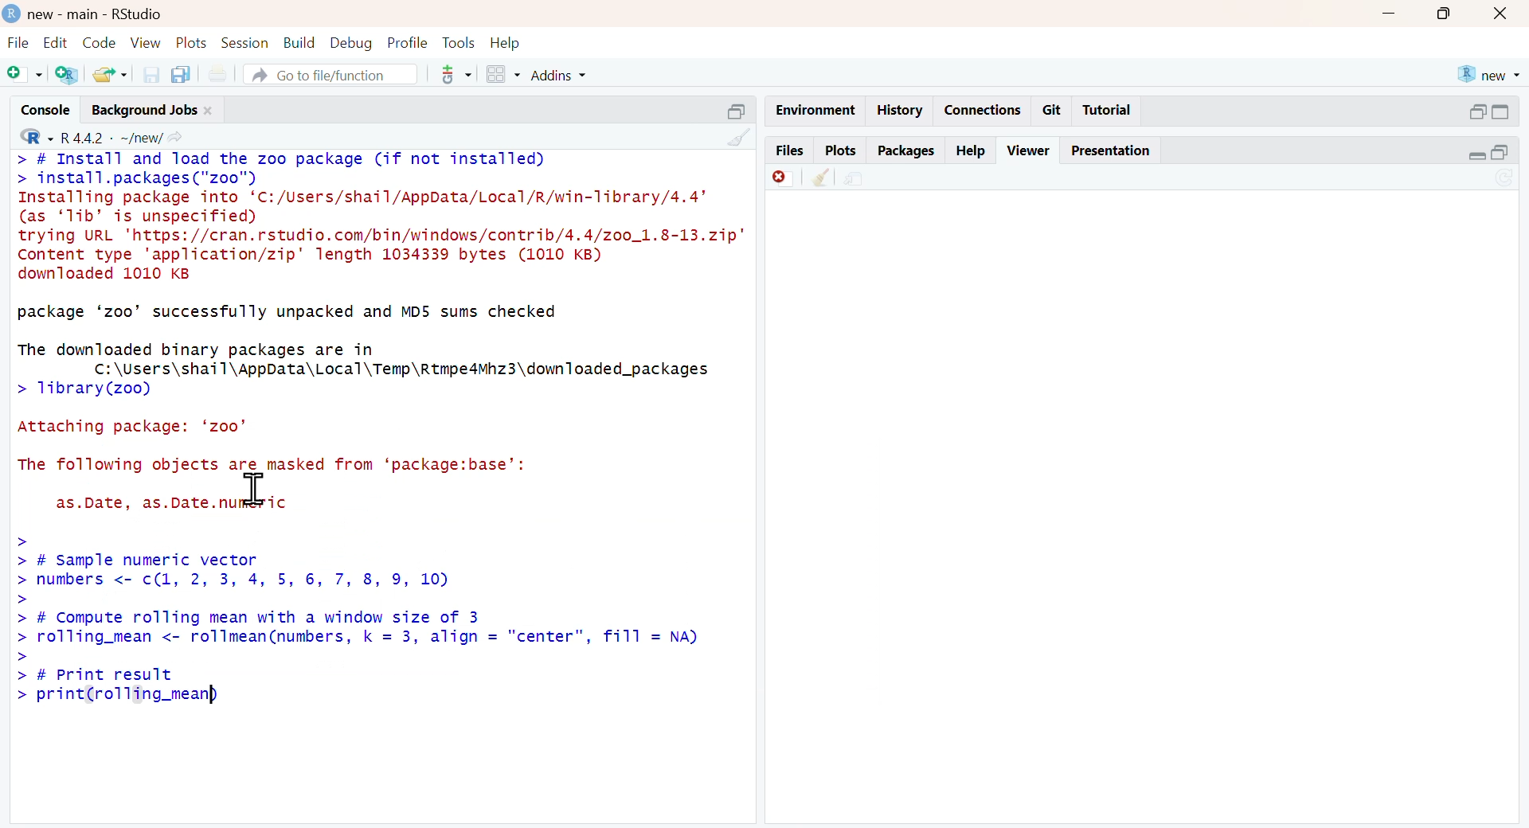 This screenshot has height=828, width=1529. What do you see at coordinates (11, 15) in the screenshot?
I see `logo` at bounding box center [11, 15].